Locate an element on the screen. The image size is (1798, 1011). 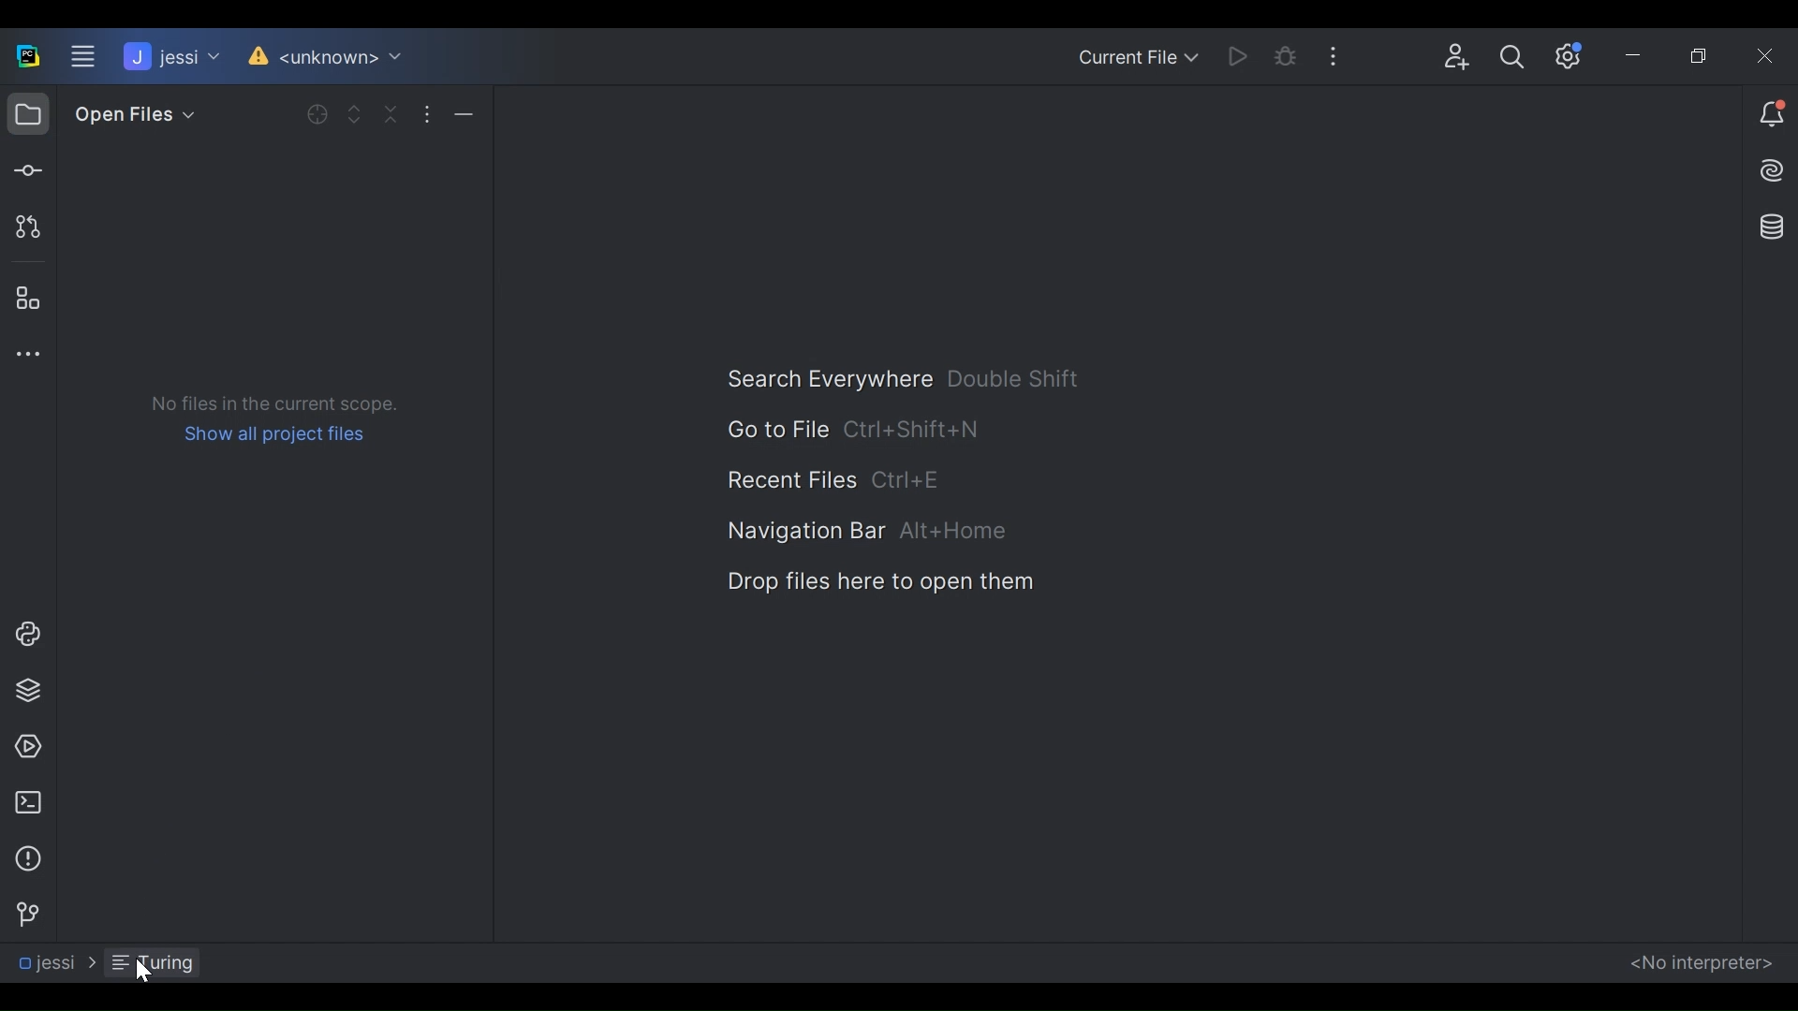
Open selected is located at coordinates (318, 113).